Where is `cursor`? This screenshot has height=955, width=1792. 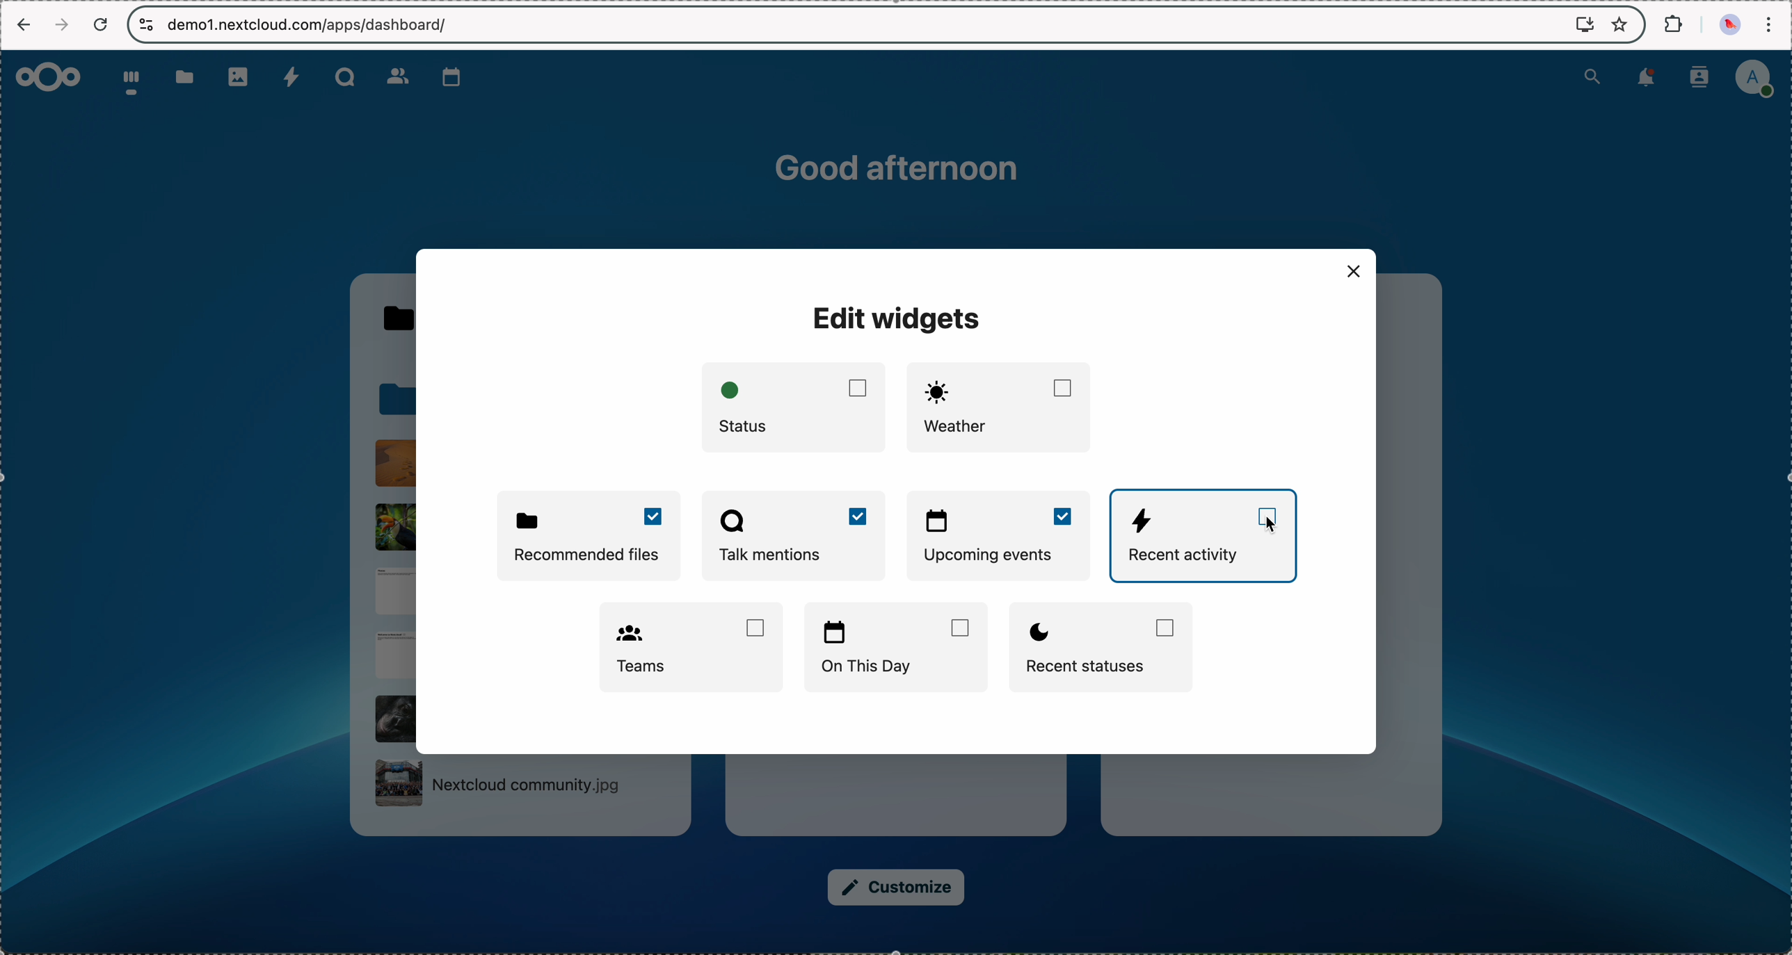
cursor is located at coordinates (1273, 528).